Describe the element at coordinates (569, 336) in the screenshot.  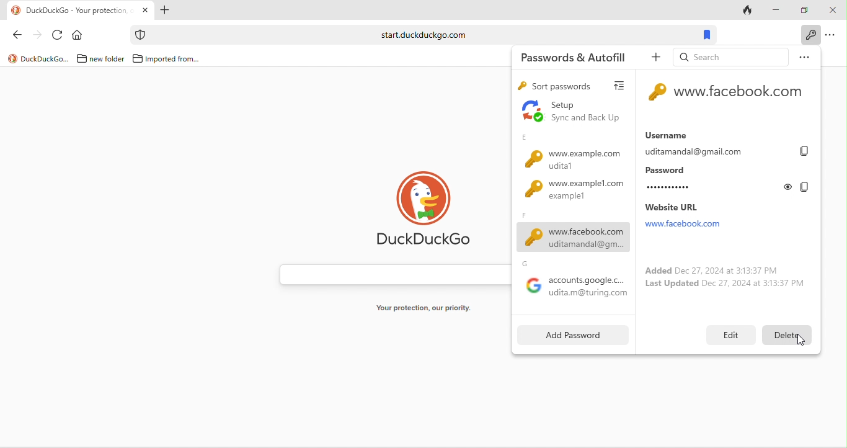
I see `add password` at that location.